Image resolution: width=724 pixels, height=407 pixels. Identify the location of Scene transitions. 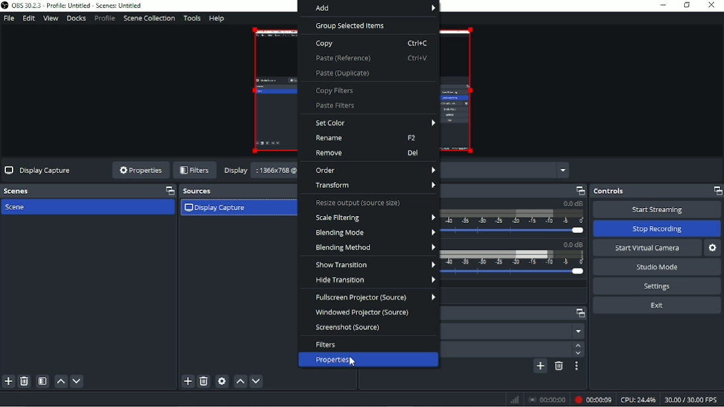
(516, 314).